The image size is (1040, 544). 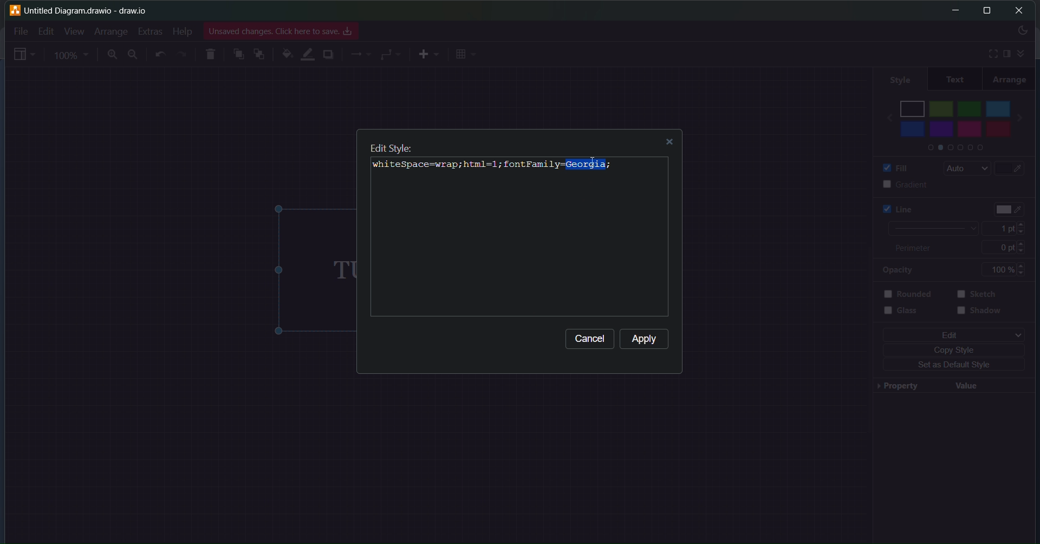 What do you see at coordinates (391, 54) in the screenshot?
I see `connector` at bounding box center [391, 54].